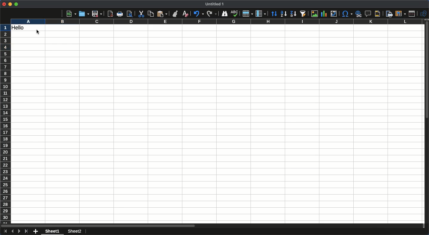 The image size is (429, 235). What do you see at coordinates (10, 4) in the screenshot?
I see `Minimize` at bounding box center [10, 4].